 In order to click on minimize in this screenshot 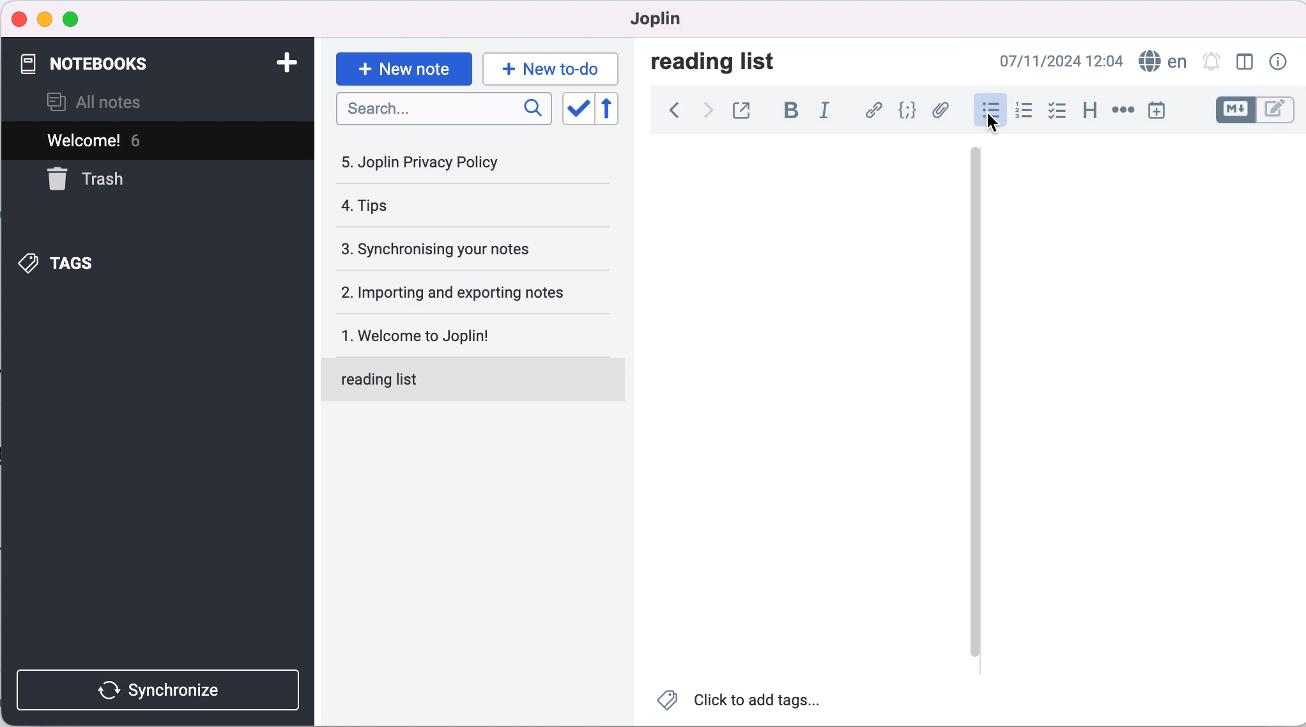, I will do `click(45, 19)`.